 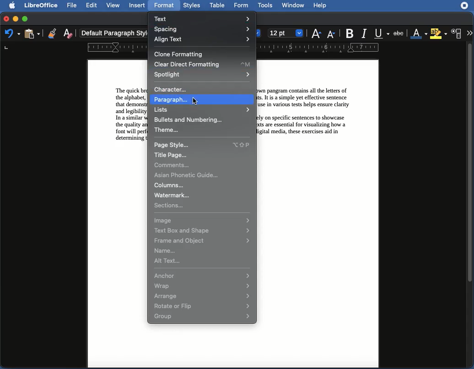 What do you see at coordinates (316, 33) in the screenshot?
I see `font size increase` at bounding box center [316, 33].